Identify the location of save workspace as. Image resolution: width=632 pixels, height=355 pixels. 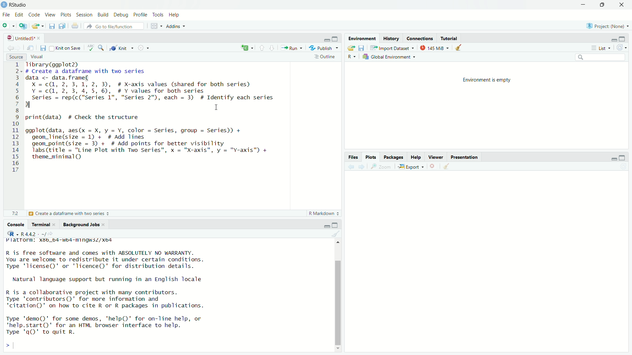
(362, 48).